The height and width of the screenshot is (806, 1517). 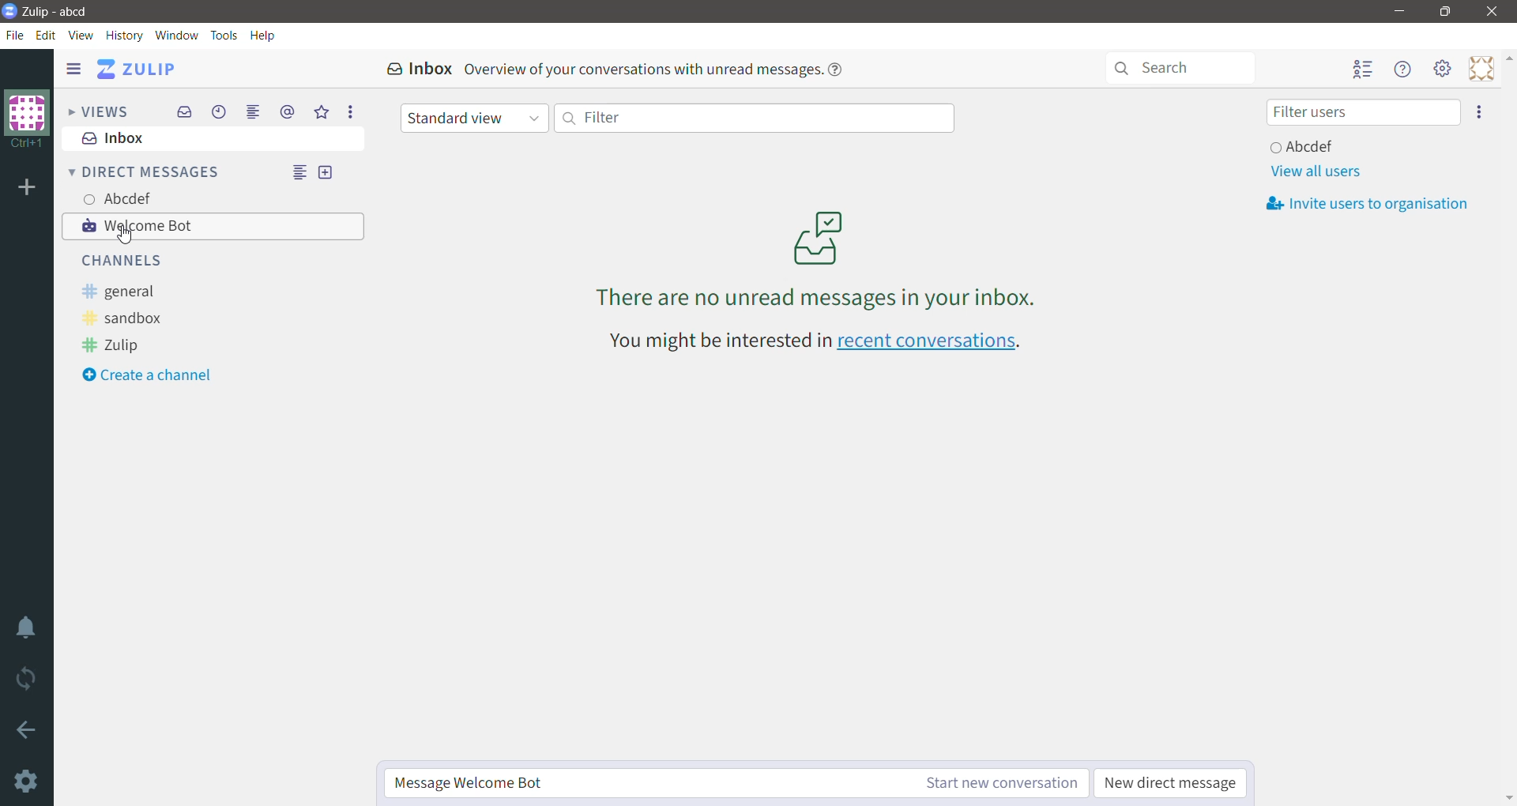 I want to click on Invite users to organization, so click(x=1368, y=204).